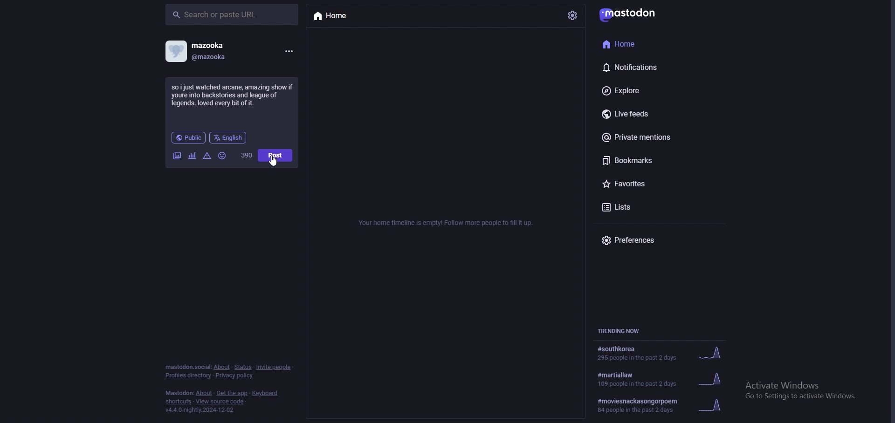 The height and width of the screenshot is (423, 895). Describe the element at coordinates (646, 113) in the screenshot. I see `live feeds` at that location.